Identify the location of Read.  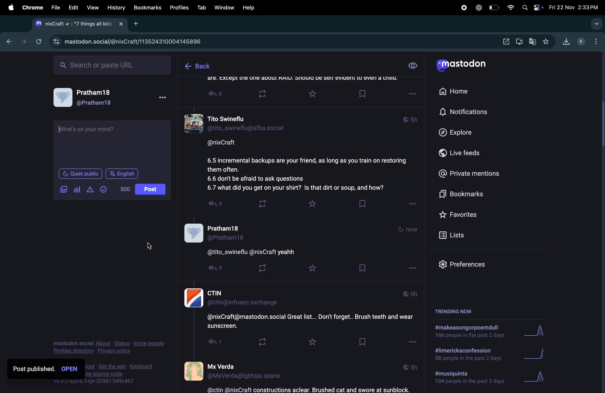
(214, 267).